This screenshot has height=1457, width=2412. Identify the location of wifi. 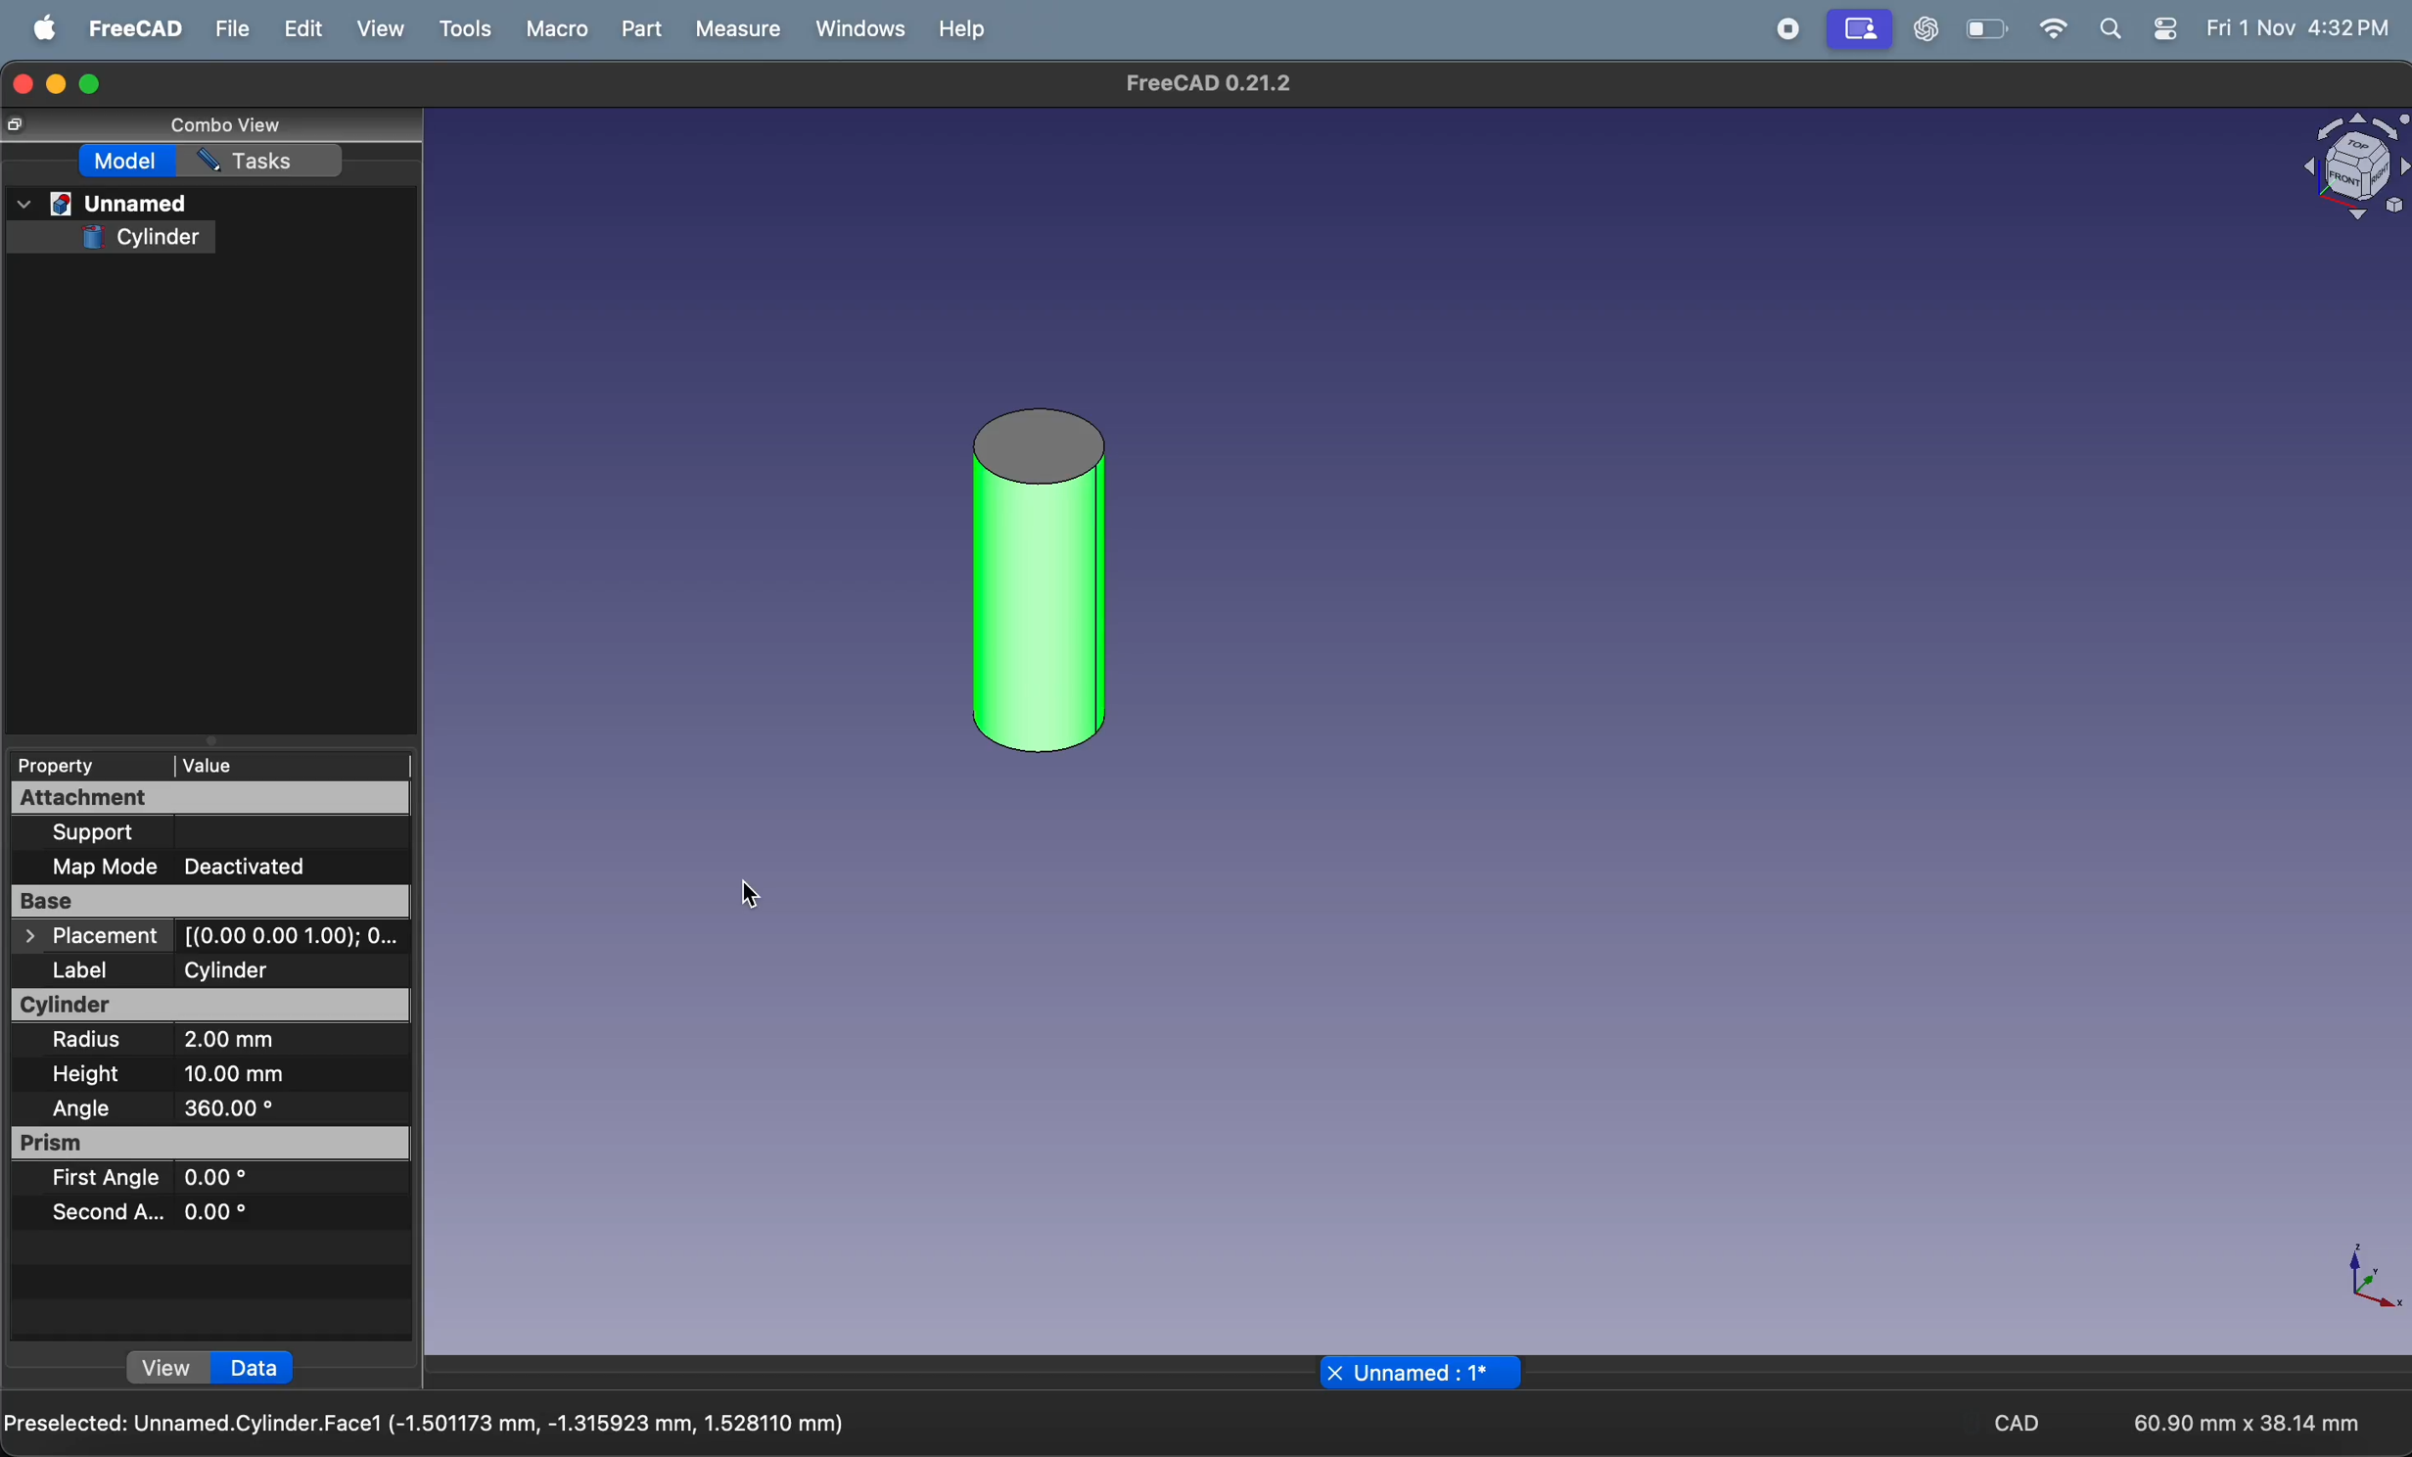
(2052, 28).